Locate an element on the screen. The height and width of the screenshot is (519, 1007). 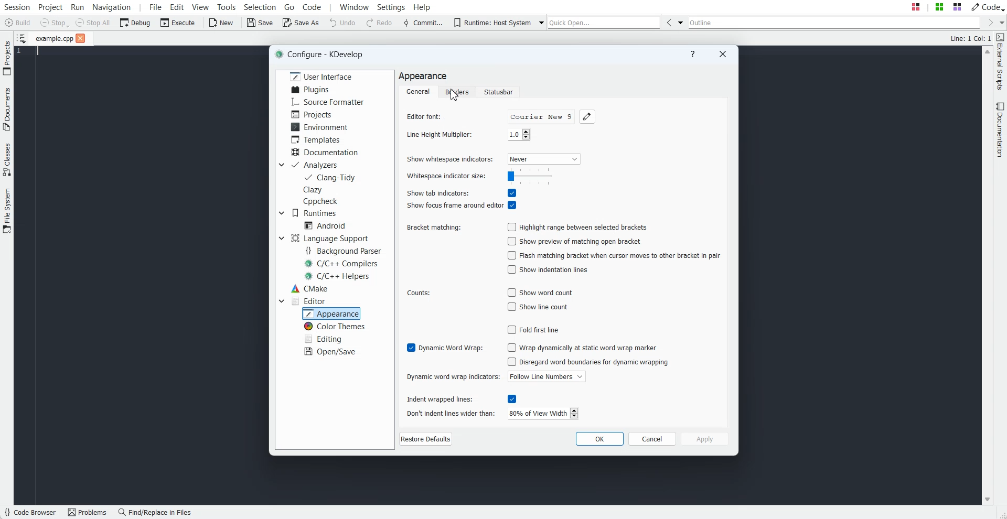
Session is located at coordinates (17, 7).